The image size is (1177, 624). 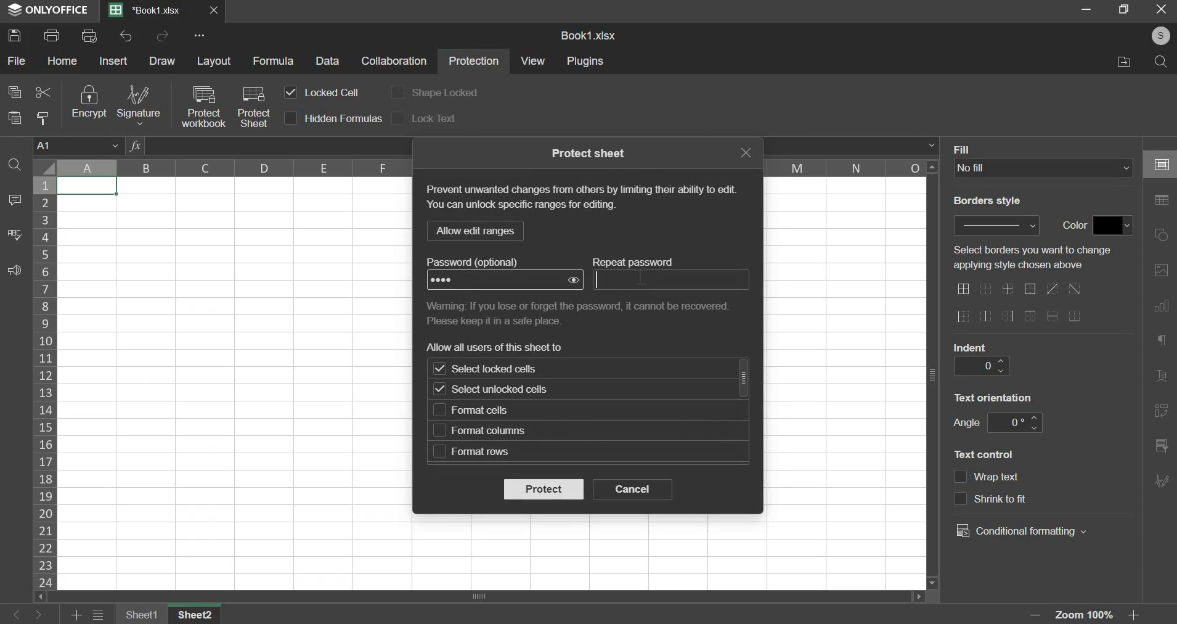 What do you see at coordinates (291, 92) in the screenshot?
I see `checkbox` at bounding box center [291, 92].